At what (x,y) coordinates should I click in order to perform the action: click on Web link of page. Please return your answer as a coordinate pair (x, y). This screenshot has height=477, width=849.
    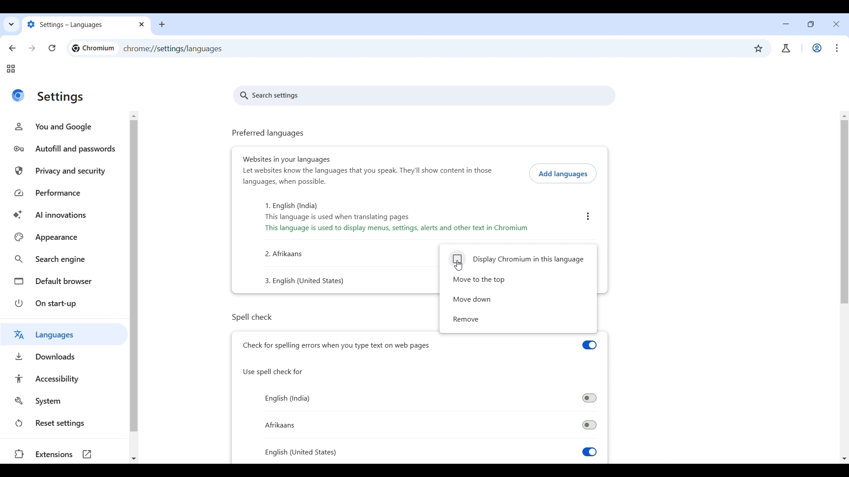
    Looking at the image, I should click on (173, 49).